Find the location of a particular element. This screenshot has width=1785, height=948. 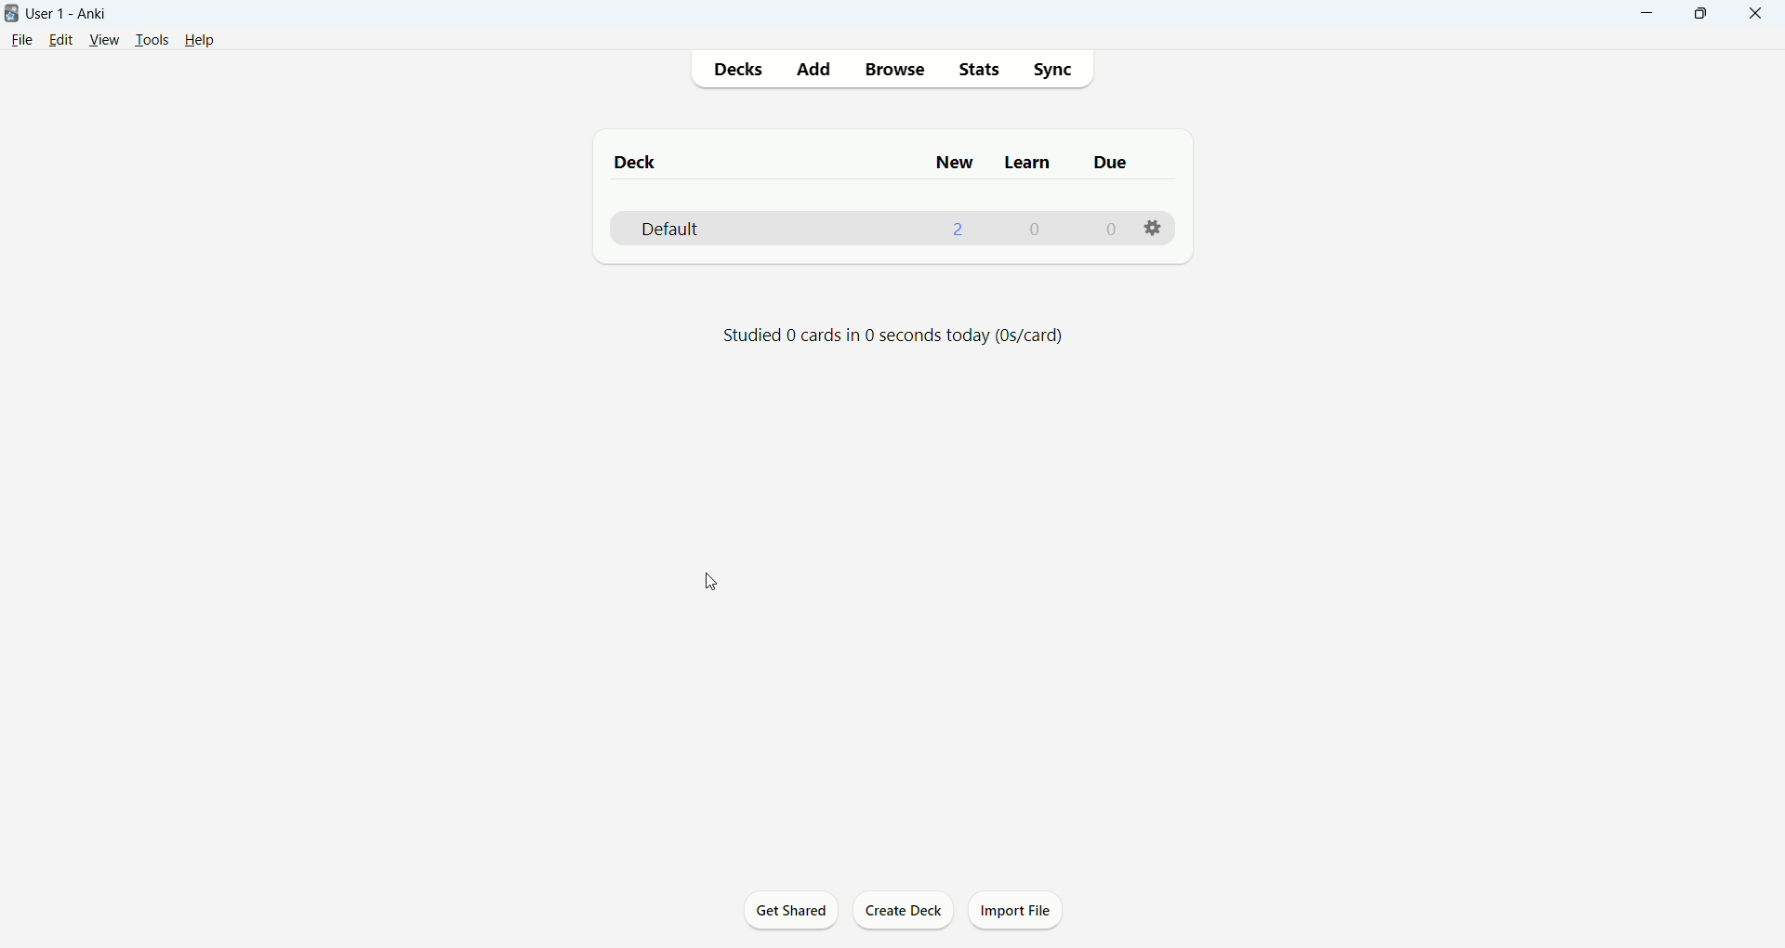

stats is located at coordinates (979, 72).